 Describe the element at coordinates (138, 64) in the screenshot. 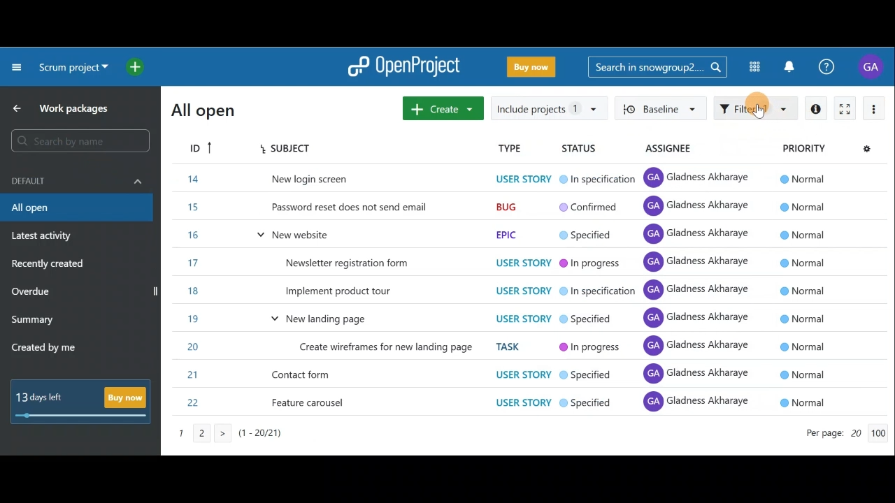

I see `Open quick add menu` at that location.